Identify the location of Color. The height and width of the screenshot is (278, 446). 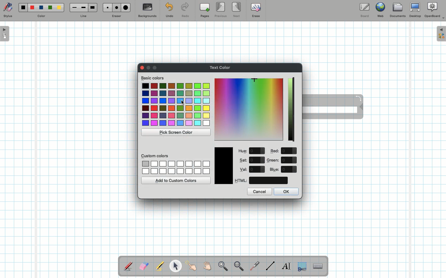
(41, 16).